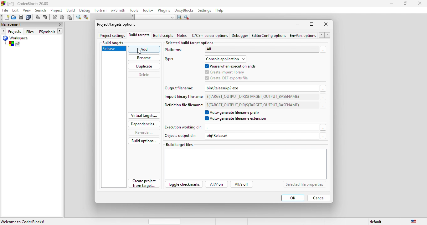 This screenshot has width=427, height=225. I want to click on default, so click(375, 222).